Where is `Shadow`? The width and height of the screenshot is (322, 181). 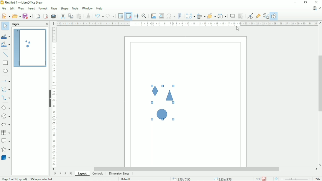 Shadow is located at coordinates (233, 16).